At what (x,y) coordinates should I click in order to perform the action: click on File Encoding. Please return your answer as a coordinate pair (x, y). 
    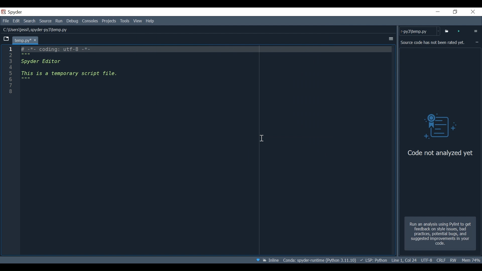
    Looking at the image, I should click on (426, 260).